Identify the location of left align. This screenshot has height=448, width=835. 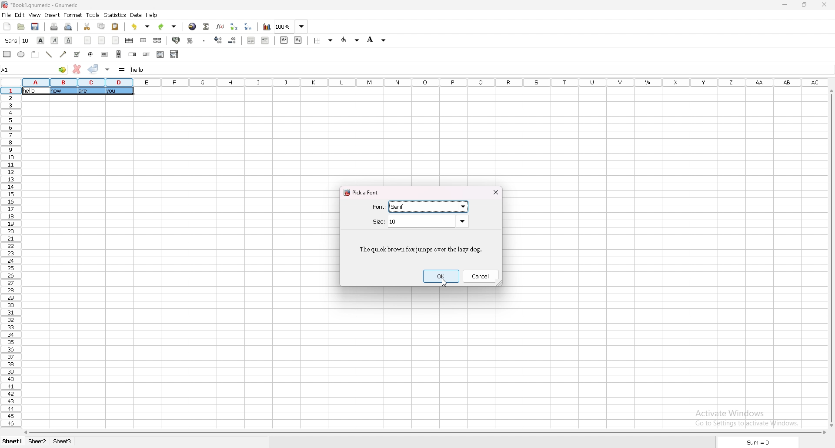
(88, 40).